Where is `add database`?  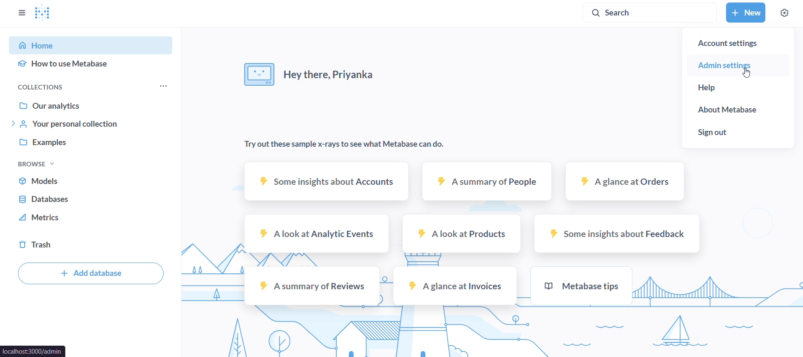 add database is located at coordinates (90, 273).